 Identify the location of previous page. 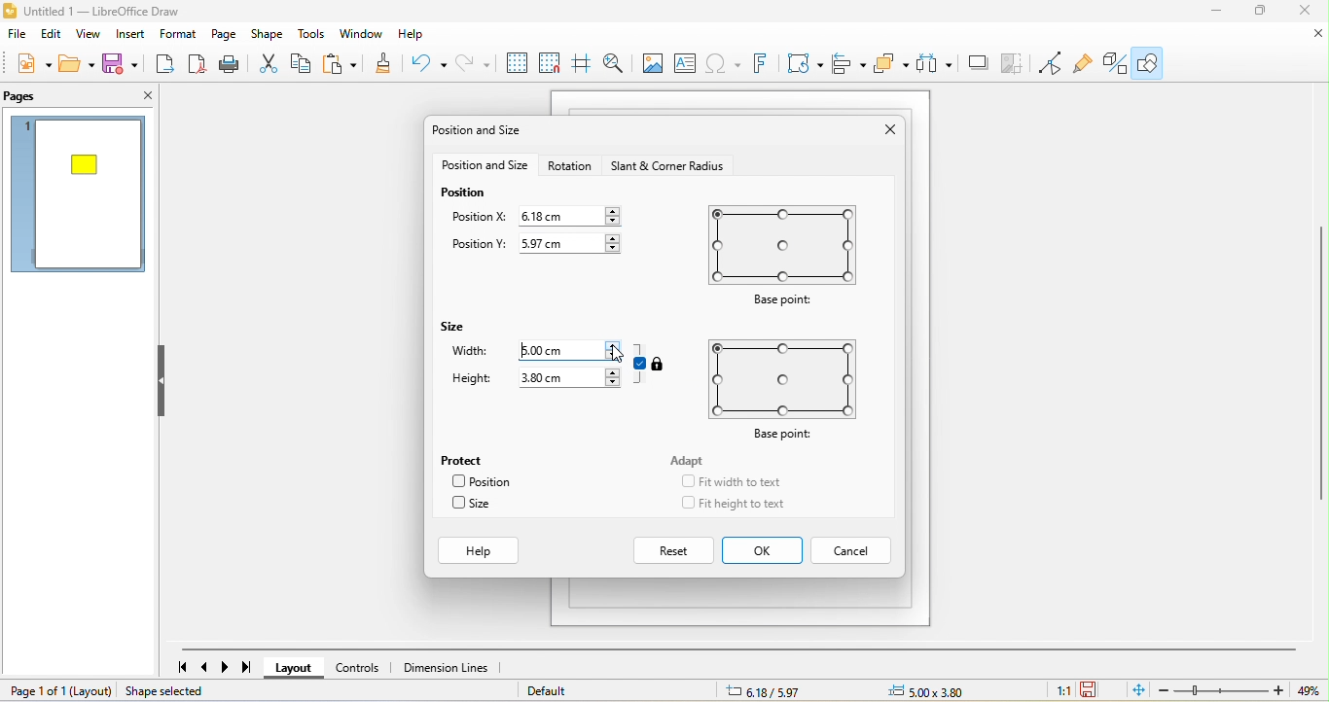
(205, 668).